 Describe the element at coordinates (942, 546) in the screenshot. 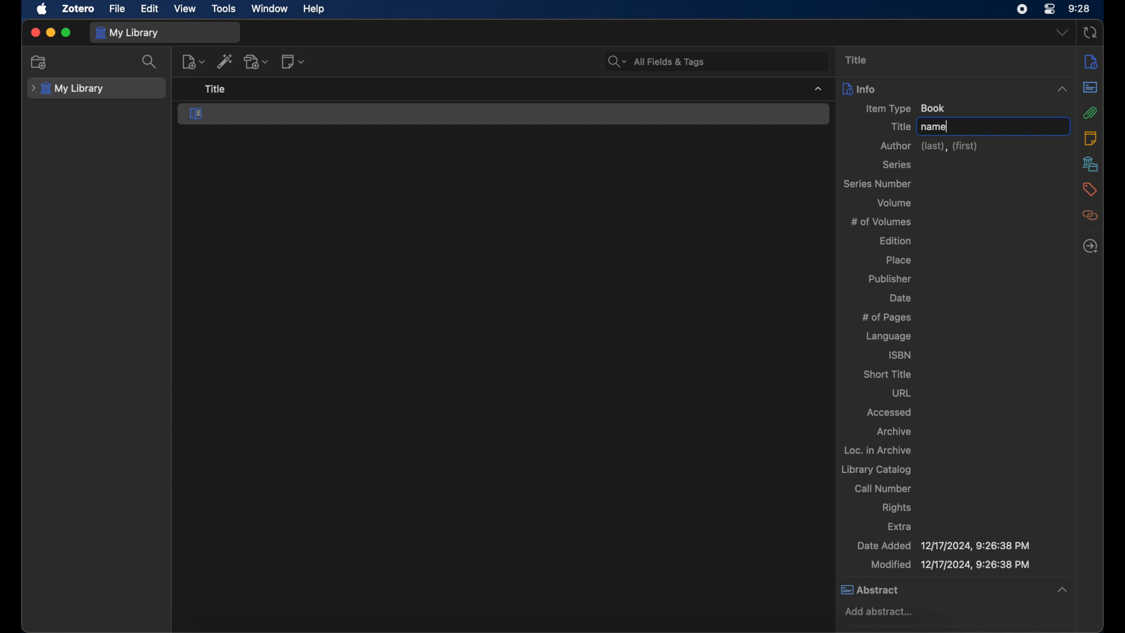

I see `date added` at that location.